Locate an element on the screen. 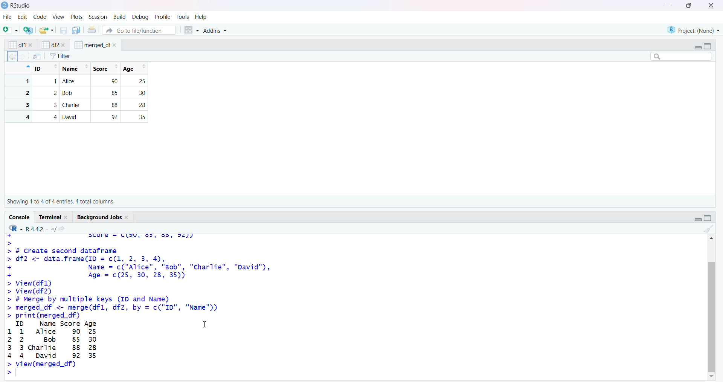 Image resolution: width=723 pixels, height=382 pixels. Showing 1 to 4 of 4 entries, 3 total columns is located at coordinates (60, 202).